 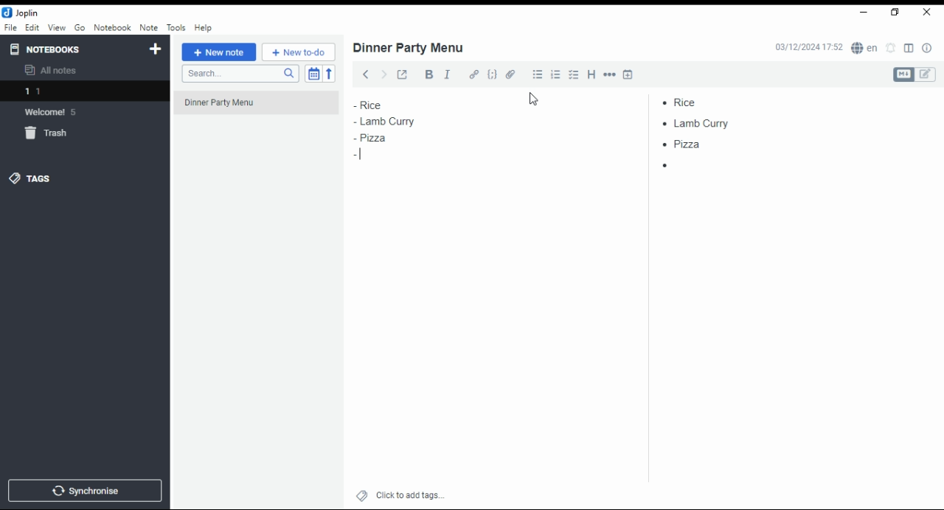 I want to click on note, so click(x=147, y=28).